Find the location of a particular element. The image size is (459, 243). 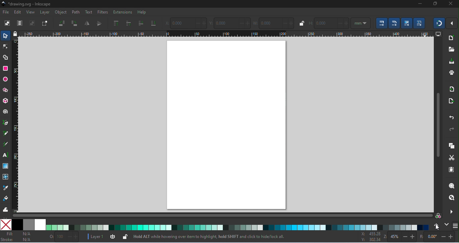

fill is located at coordinates (19, 234).